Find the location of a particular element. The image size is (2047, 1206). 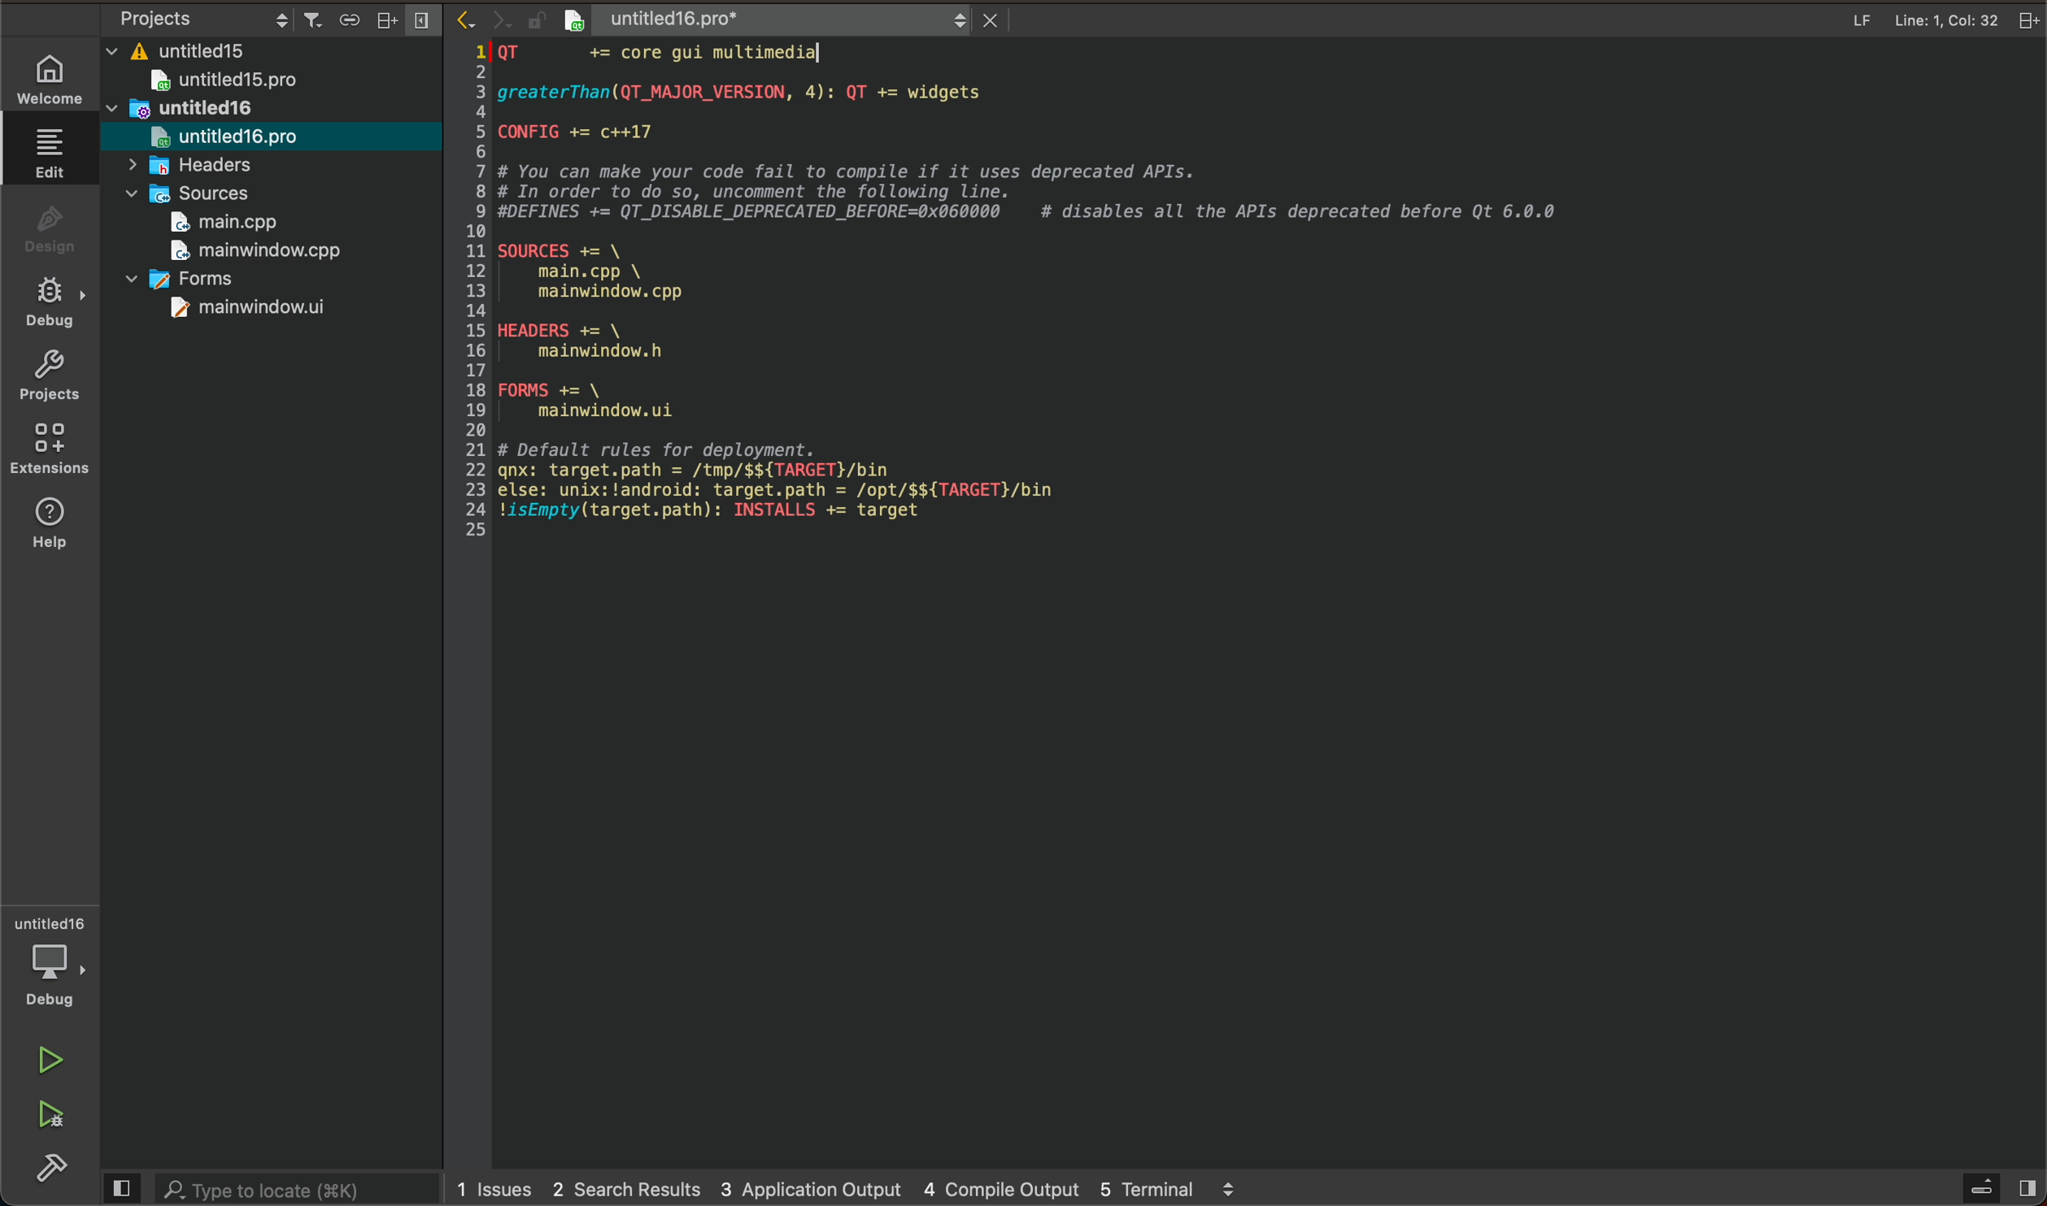

close is located at coordinates (981, 20).